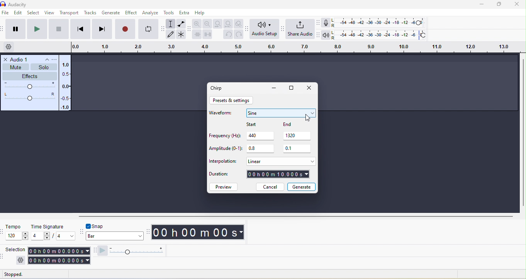 The height and width of the screenshot is (279, 526). I want to click on file, so click(6, 13).